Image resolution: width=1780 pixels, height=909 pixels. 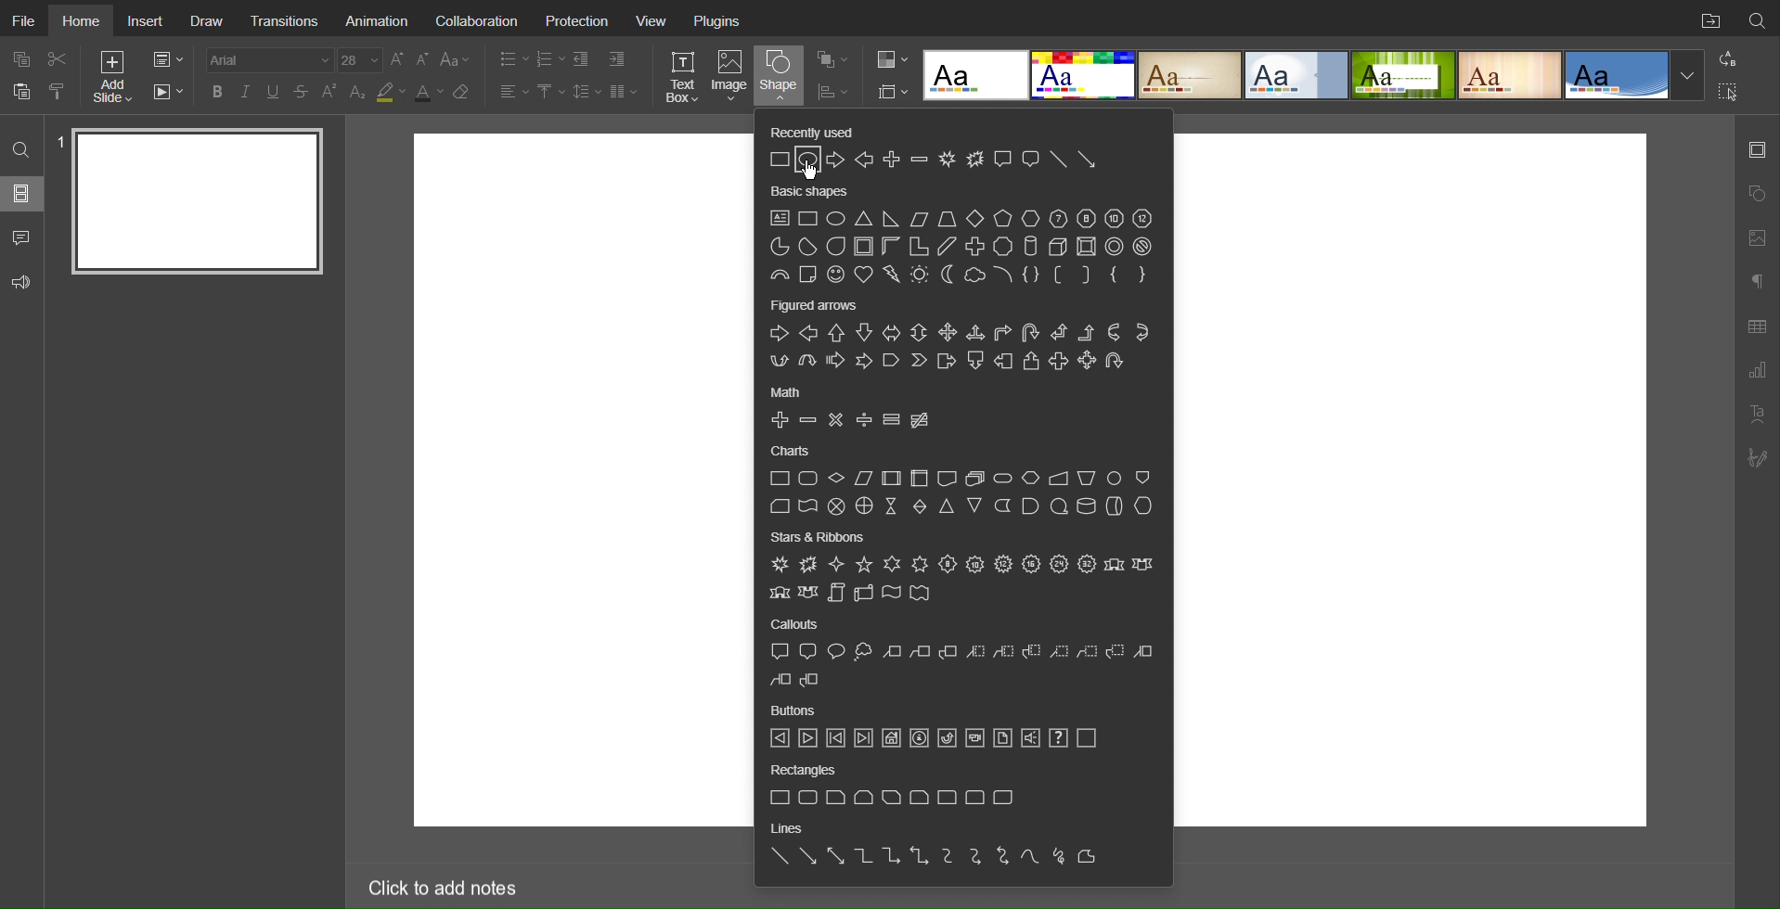 What do you see at coordinates (23, 193) in the screenshot?
I see `Slides` at bounding box center [23, 193].